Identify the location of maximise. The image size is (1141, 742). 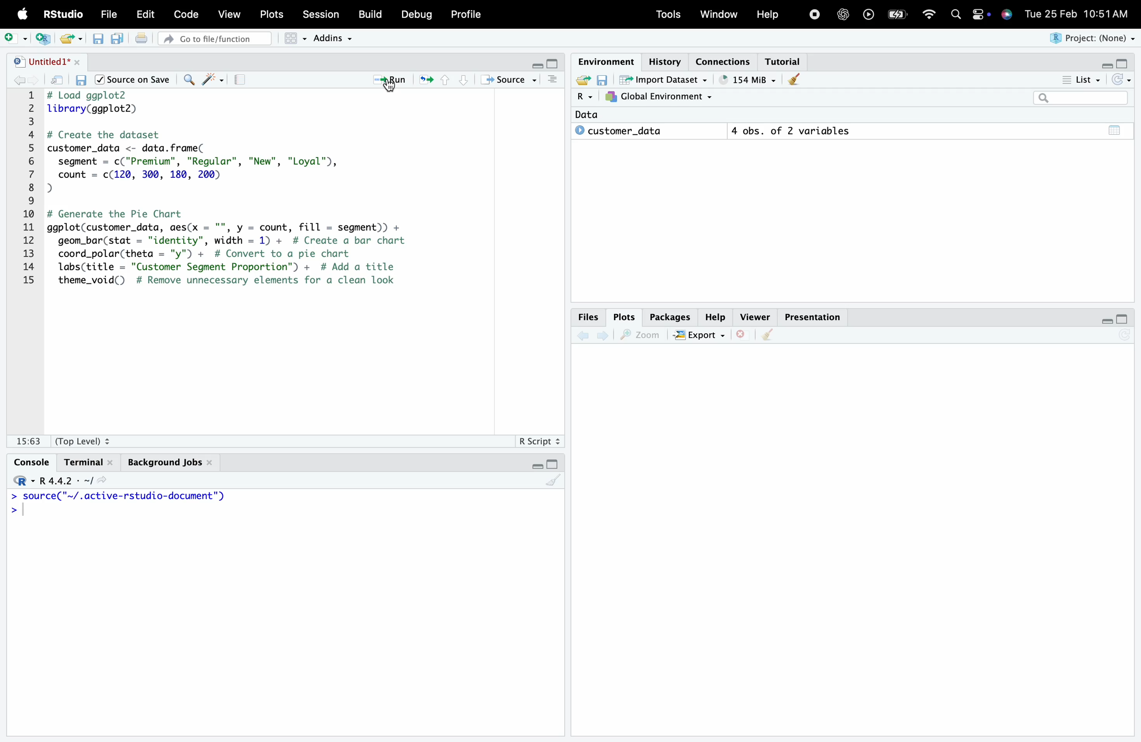
(1124, 318).